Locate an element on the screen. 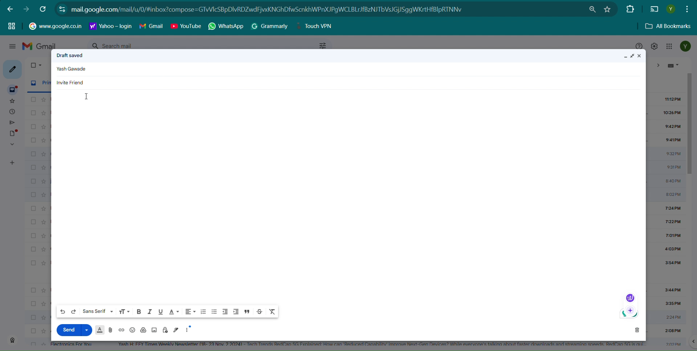  Undo is located at coordinates (63, 312).